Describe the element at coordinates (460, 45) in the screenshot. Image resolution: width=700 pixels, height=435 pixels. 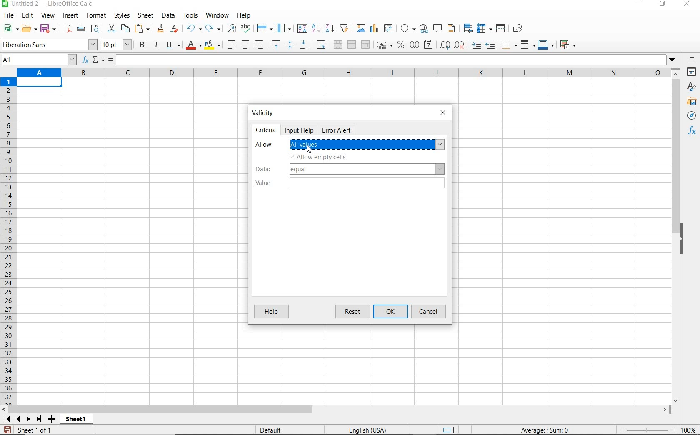
I see `delete decimal place` at that location.